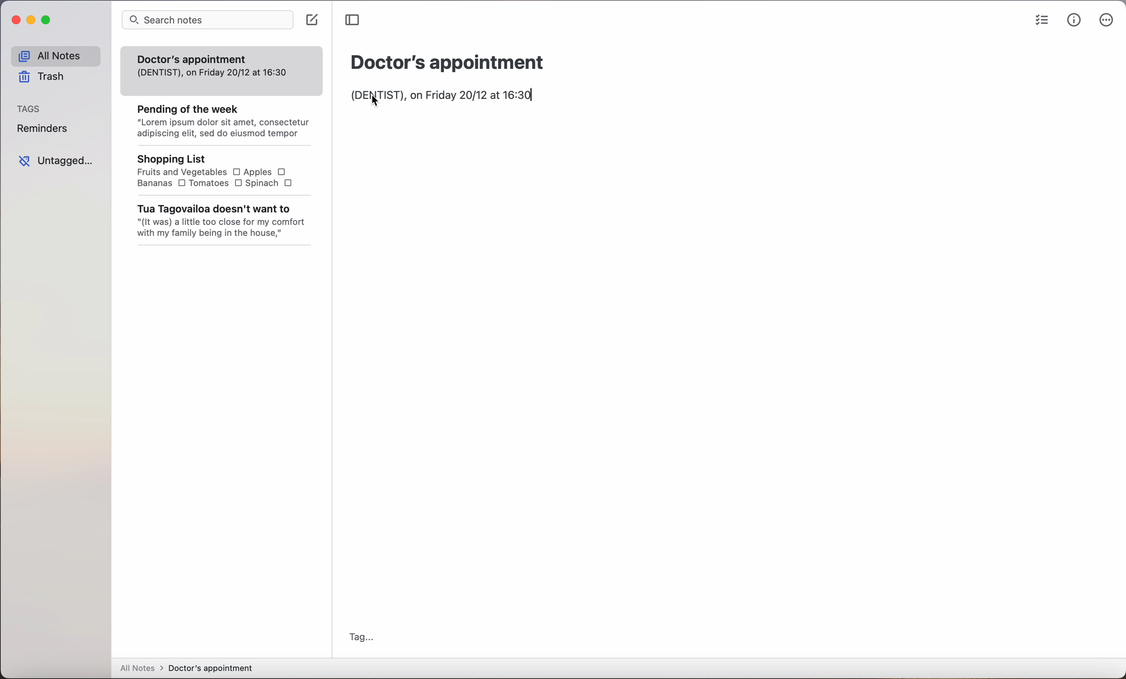  I want to click on more options, so click(1105, 23).